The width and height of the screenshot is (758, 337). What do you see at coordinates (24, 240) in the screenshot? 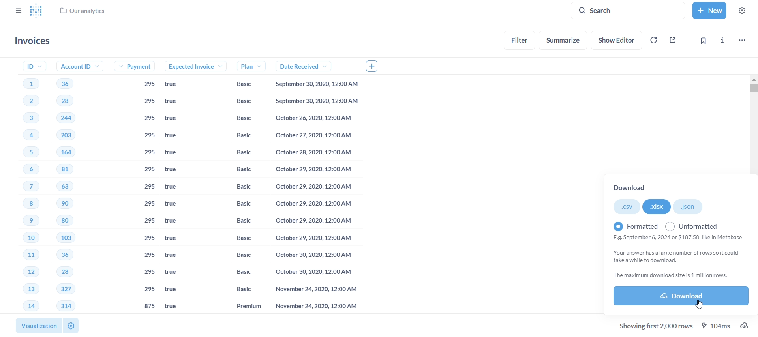
I see `10` at bounding box center [24, 240].